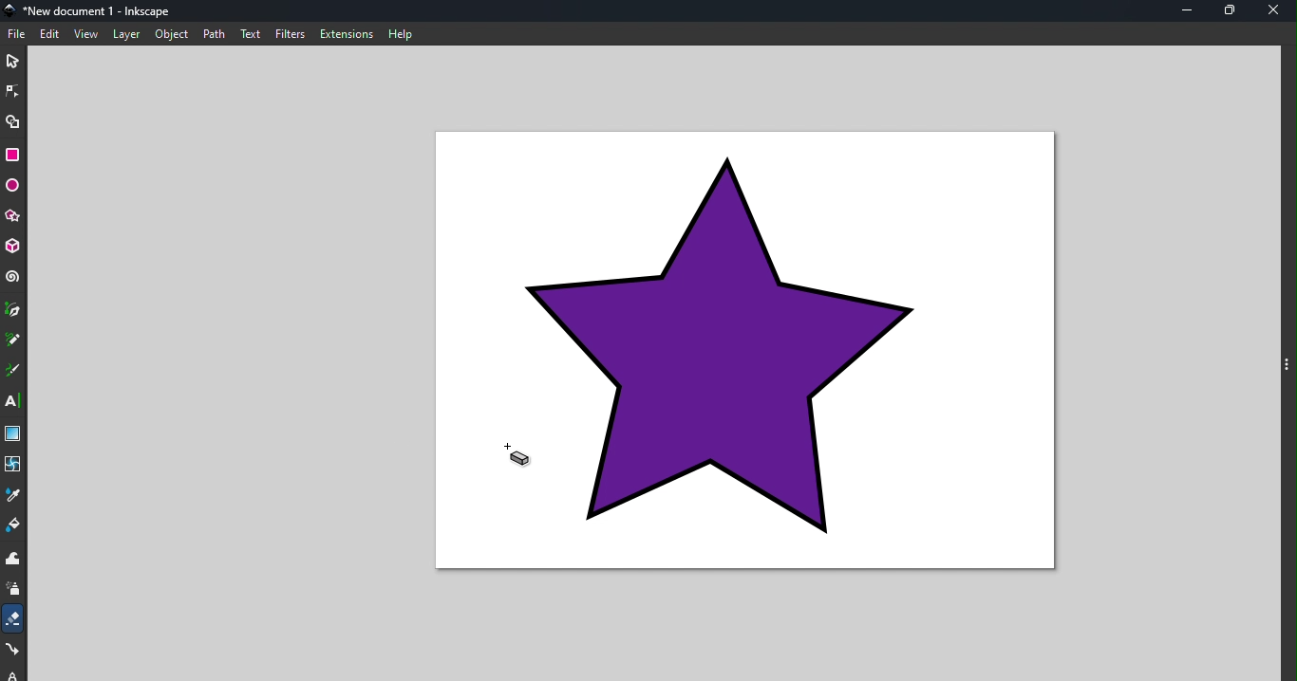 This screenshot has height=681, width=1297. I want to click on spray tool, so click(14, 591).